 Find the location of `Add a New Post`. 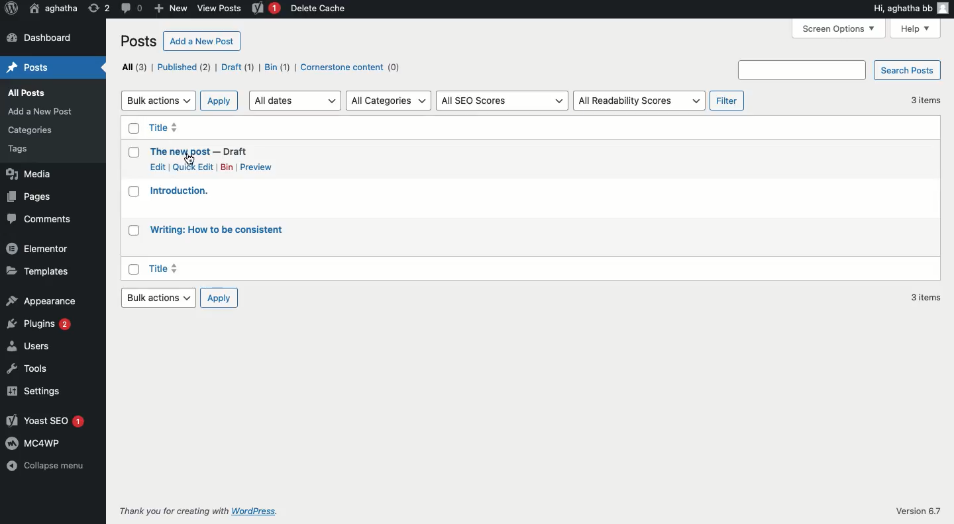

Add a New Post is located at coordinates (40, 112).